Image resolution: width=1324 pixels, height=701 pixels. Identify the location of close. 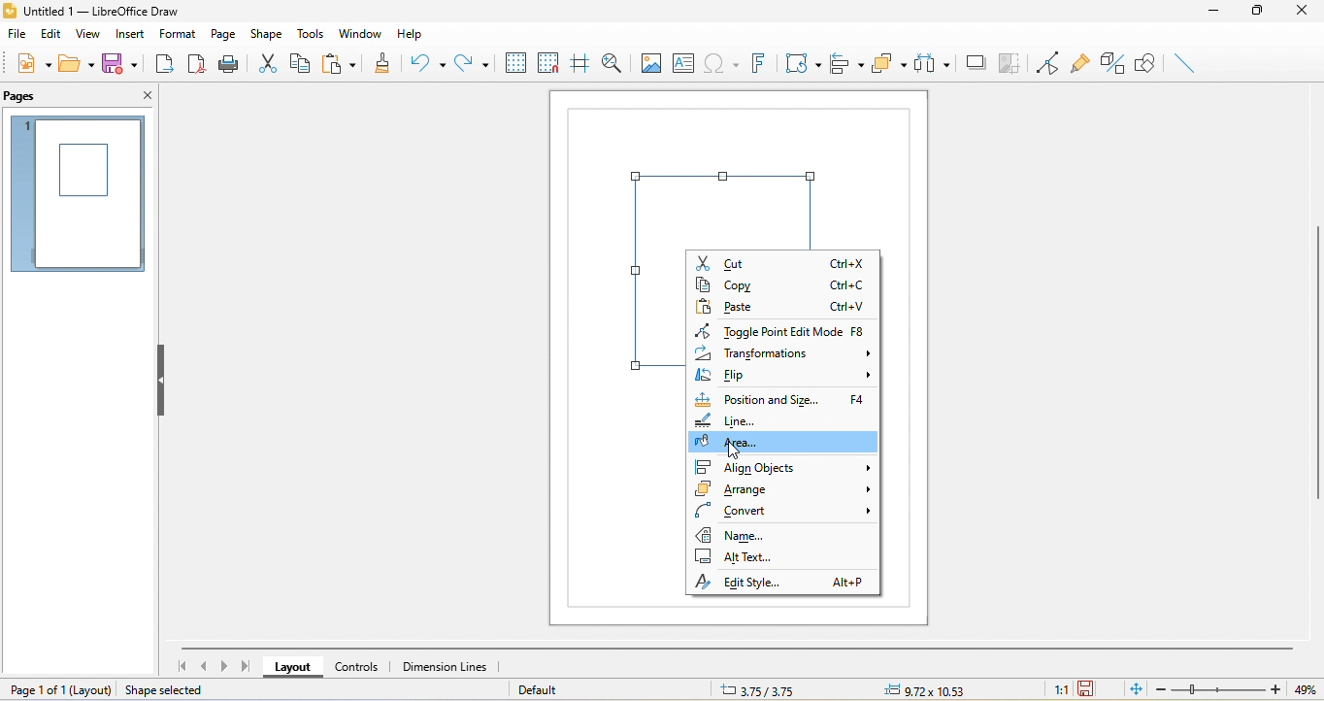
(142, 97).